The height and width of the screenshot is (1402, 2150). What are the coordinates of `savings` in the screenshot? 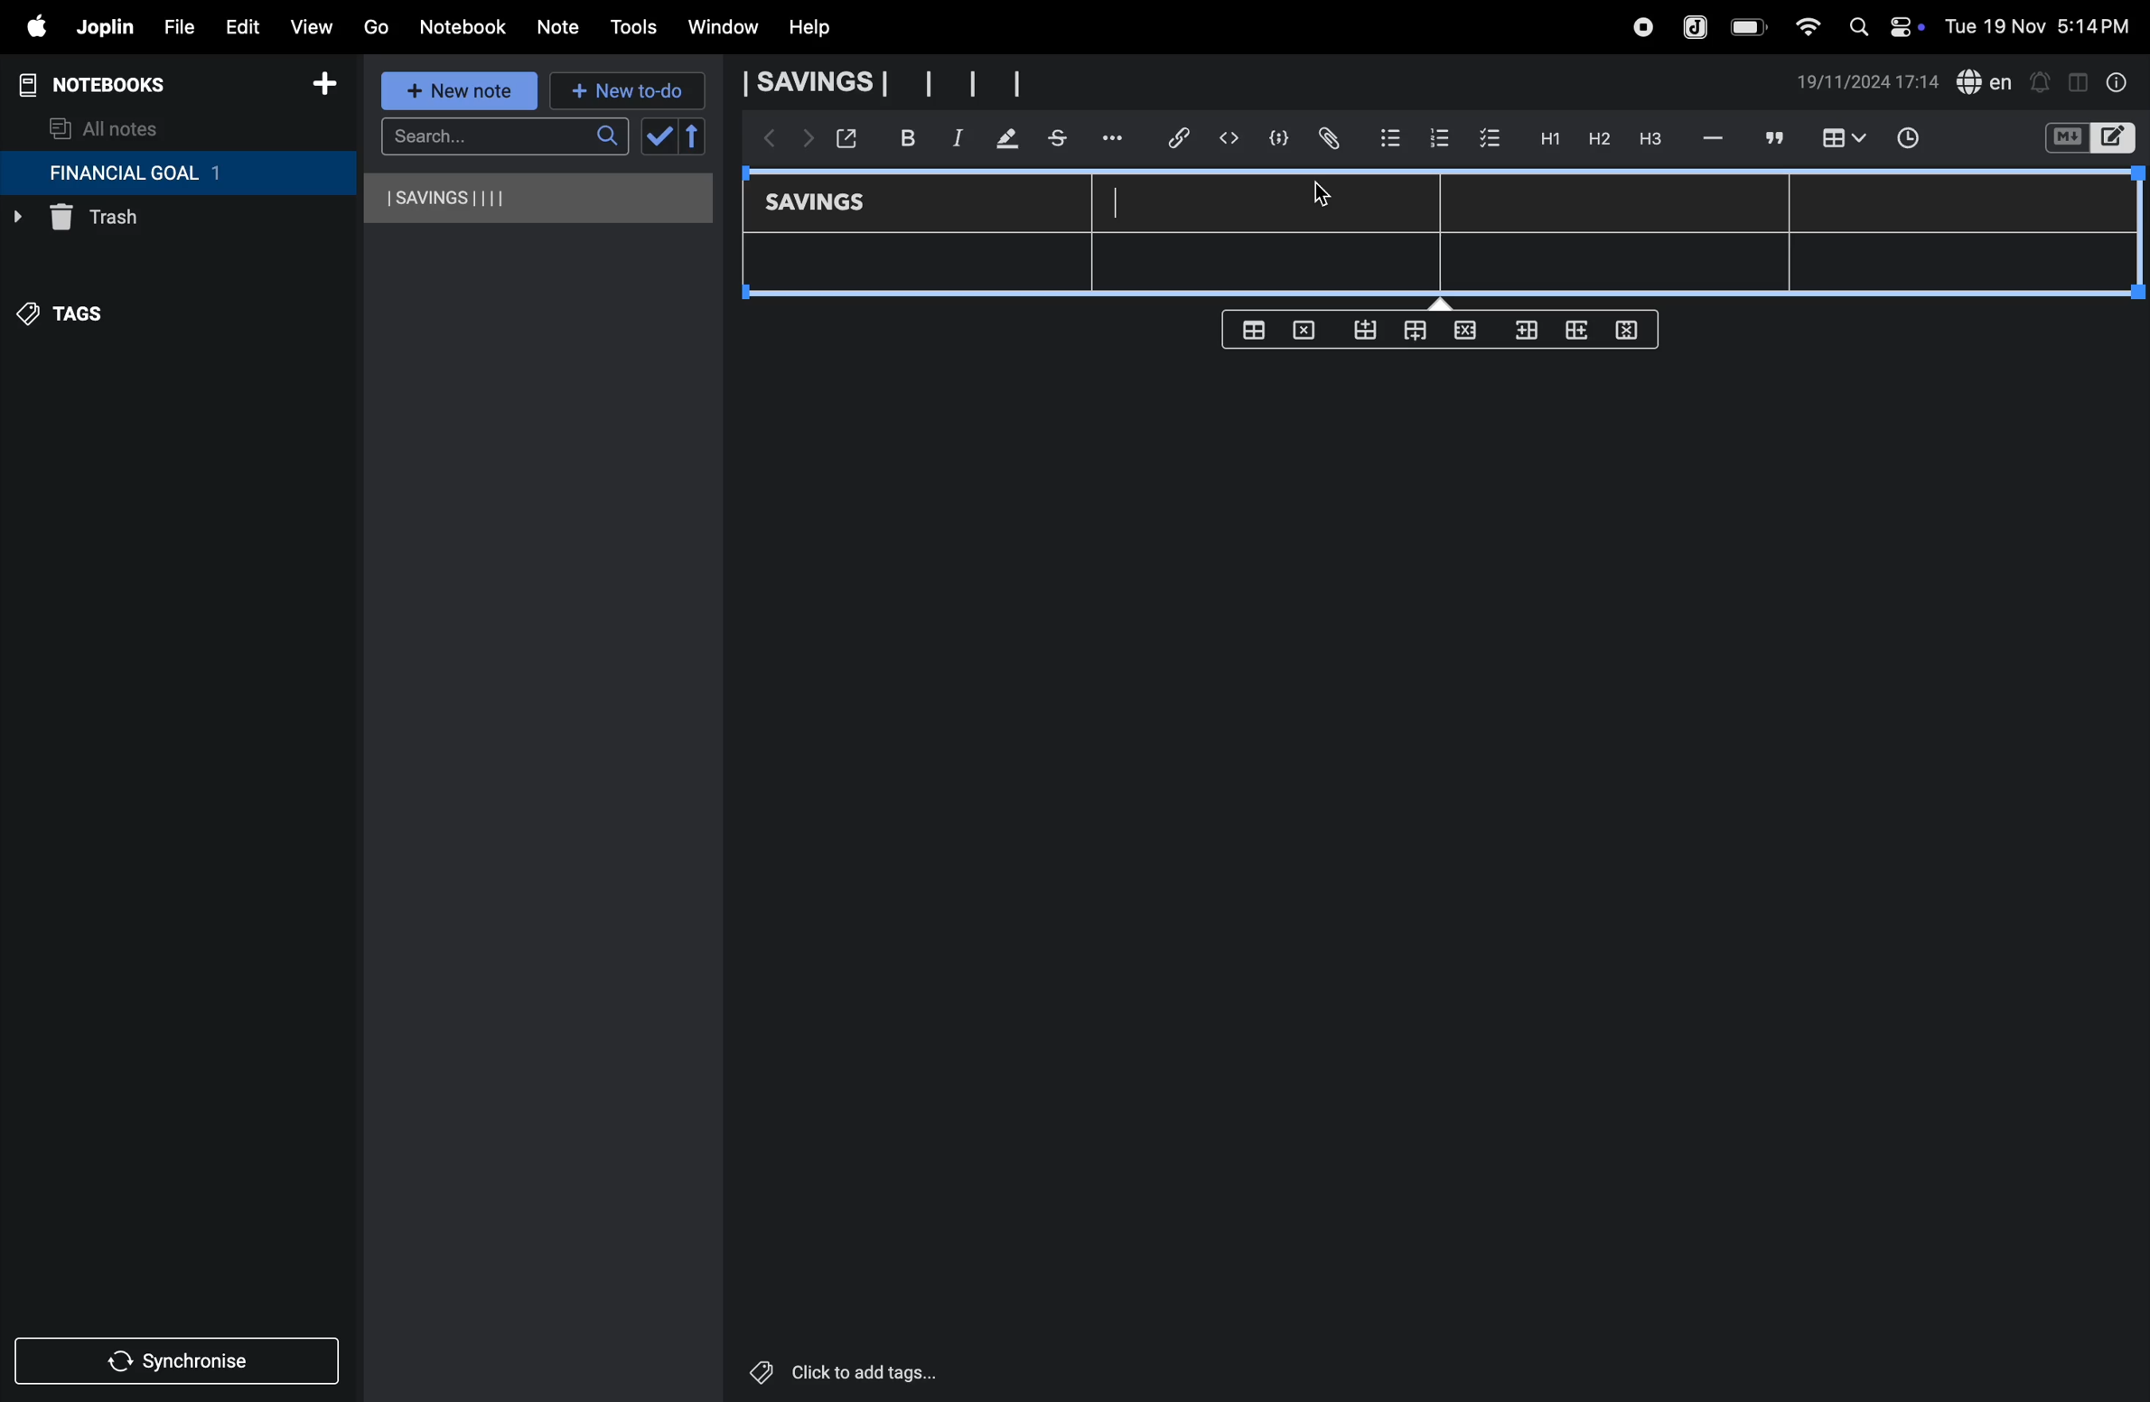 It's located at (540, 198).